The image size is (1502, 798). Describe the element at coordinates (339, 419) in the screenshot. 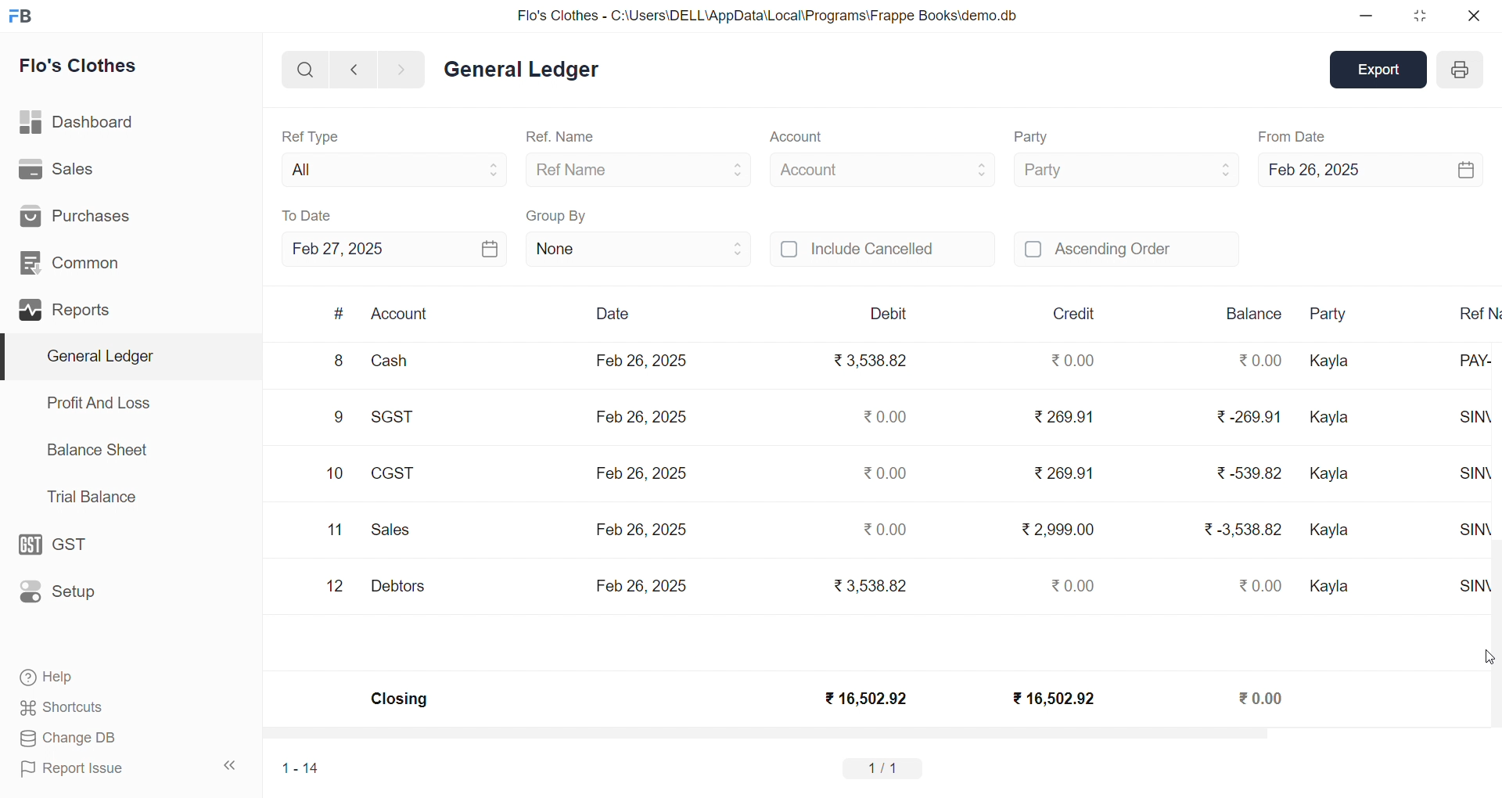

I see `9` at that location.